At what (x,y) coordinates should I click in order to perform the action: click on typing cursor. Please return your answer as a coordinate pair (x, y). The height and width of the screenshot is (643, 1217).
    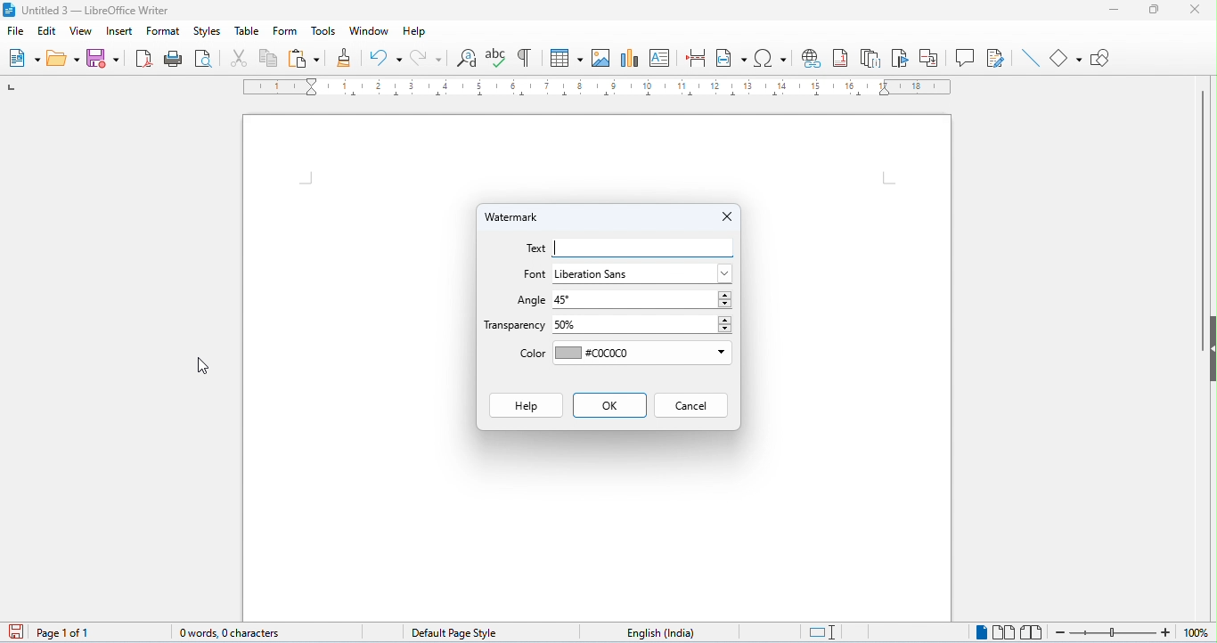
    Looking at the image, I should click on (558, 247).